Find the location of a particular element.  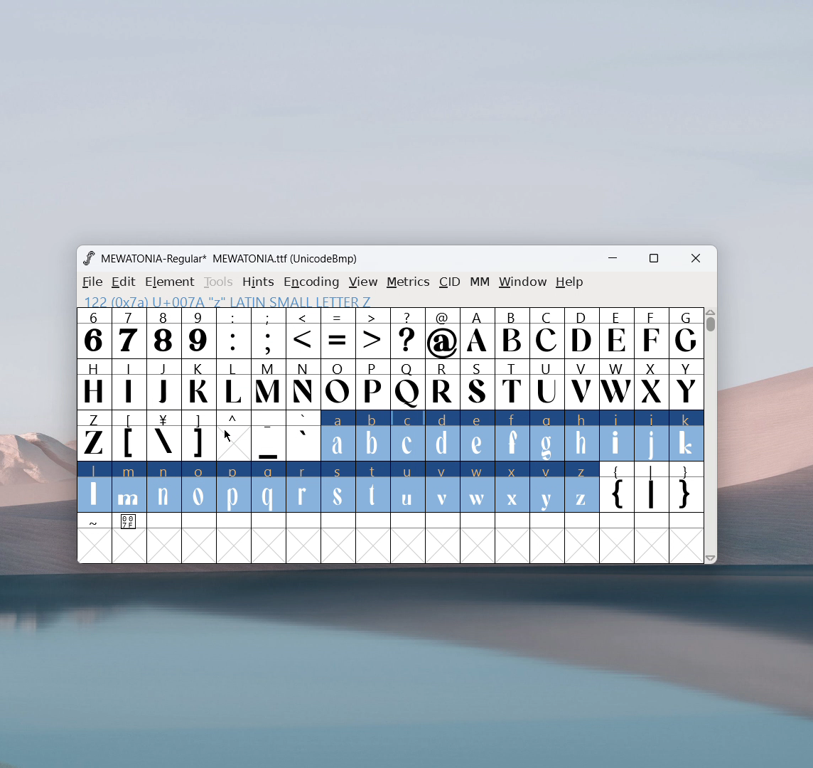

Q is located at coordinates (407, 385).